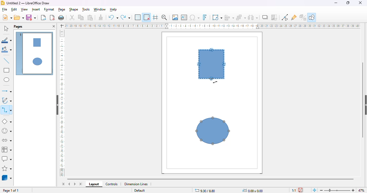 This screenshot has width=367, height=193. I want to click on zoom factor, so click(361, 190).